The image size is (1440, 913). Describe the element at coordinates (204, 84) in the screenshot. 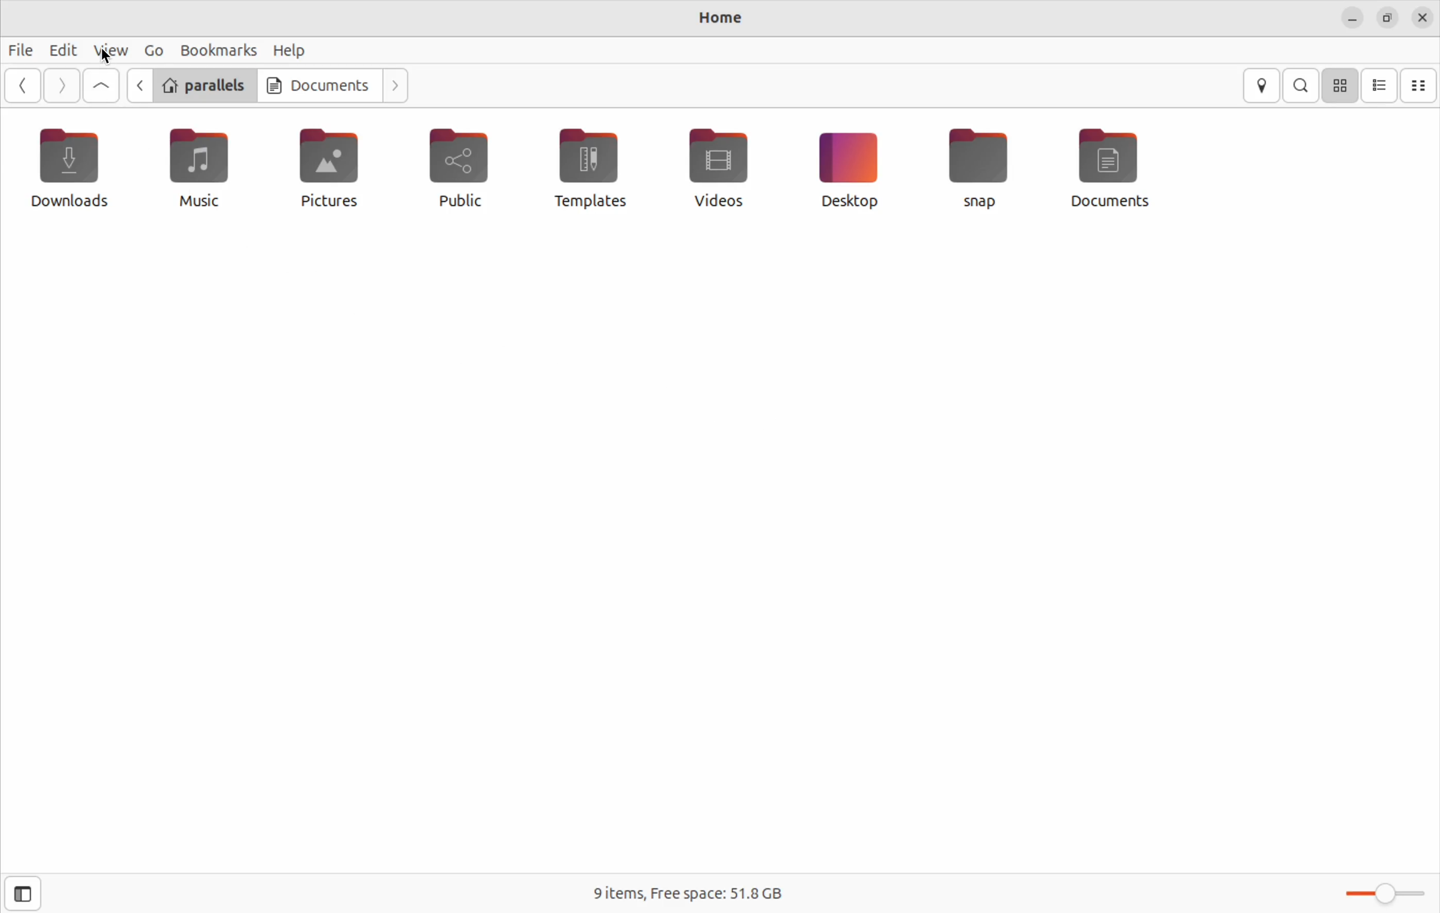

I see `parallels` at that location.